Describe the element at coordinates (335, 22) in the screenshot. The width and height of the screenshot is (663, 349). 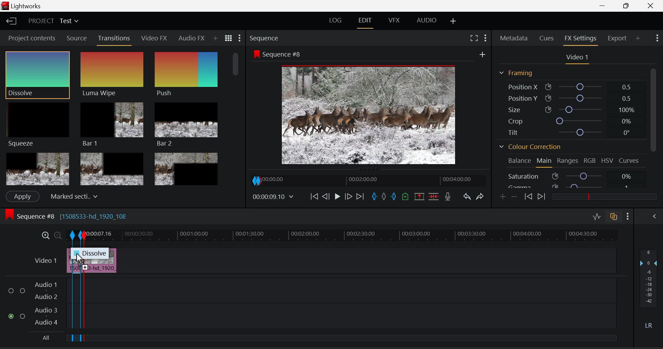
I see `LOG Layout` at that location.